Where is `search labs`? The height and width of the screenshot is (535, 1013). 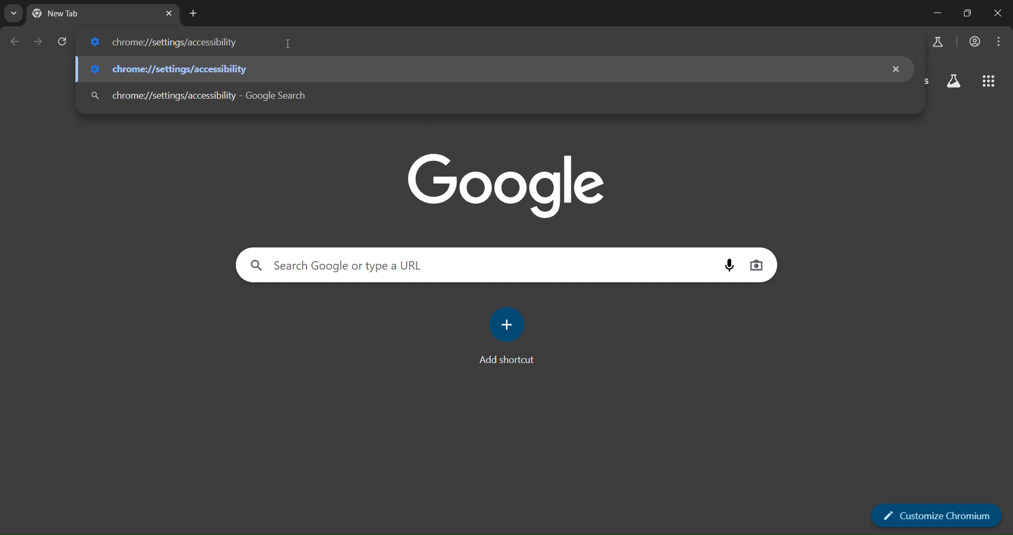 search labs is located at coordinates (938, 43).